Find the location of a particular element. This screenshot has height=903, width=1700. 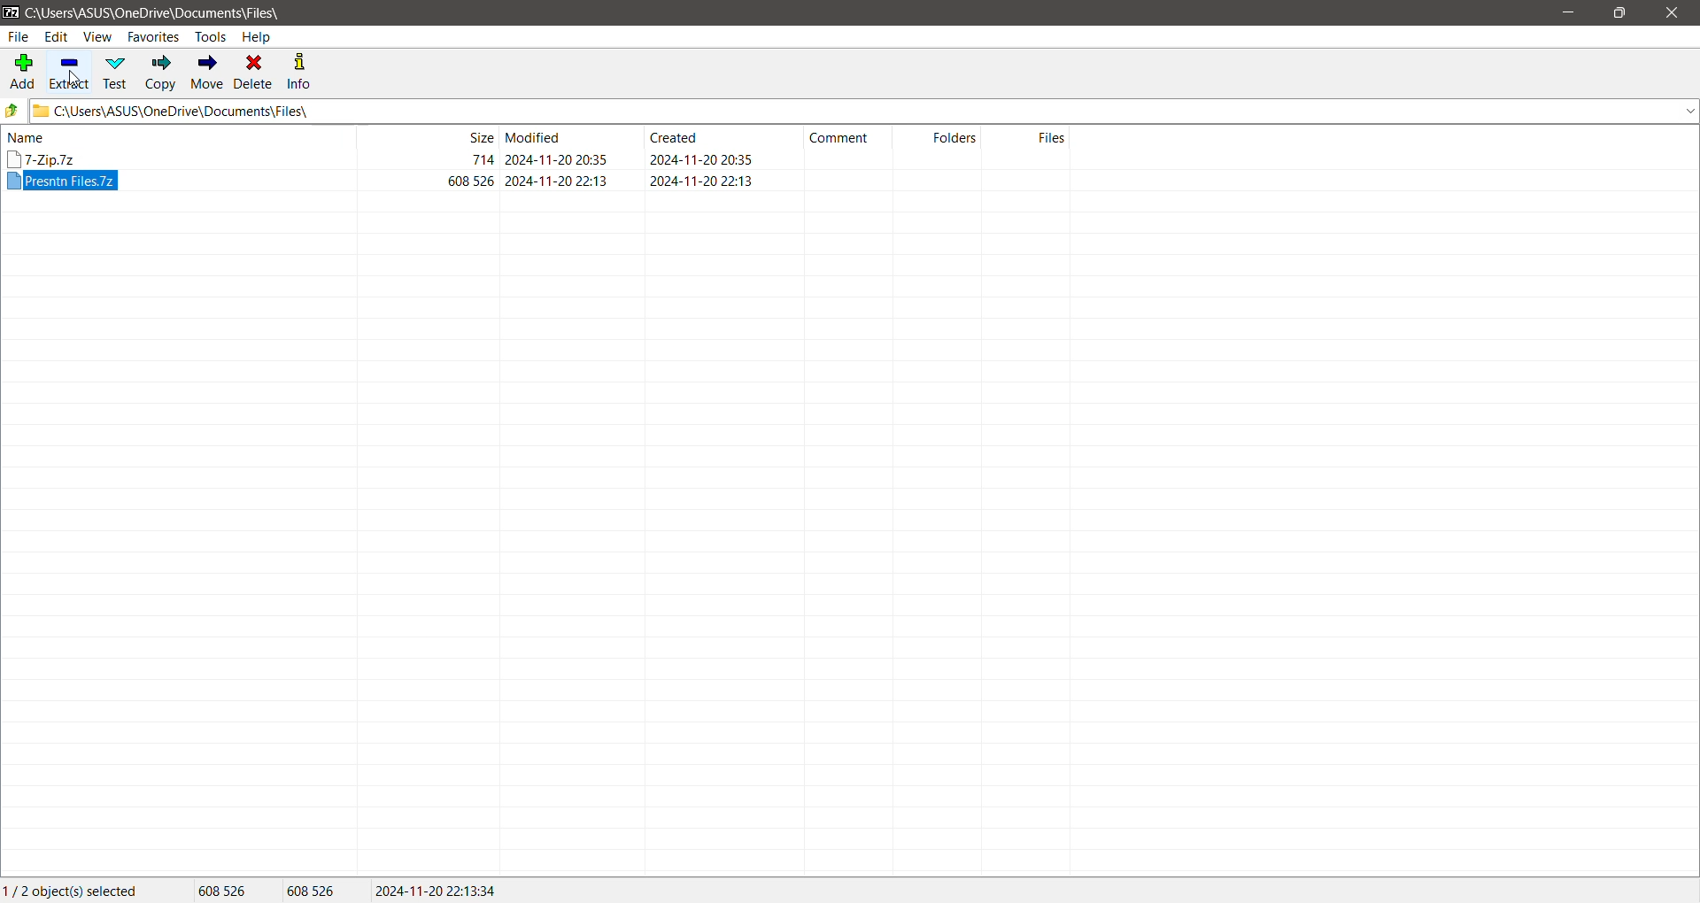

Add is located at coordinates (21, 70).